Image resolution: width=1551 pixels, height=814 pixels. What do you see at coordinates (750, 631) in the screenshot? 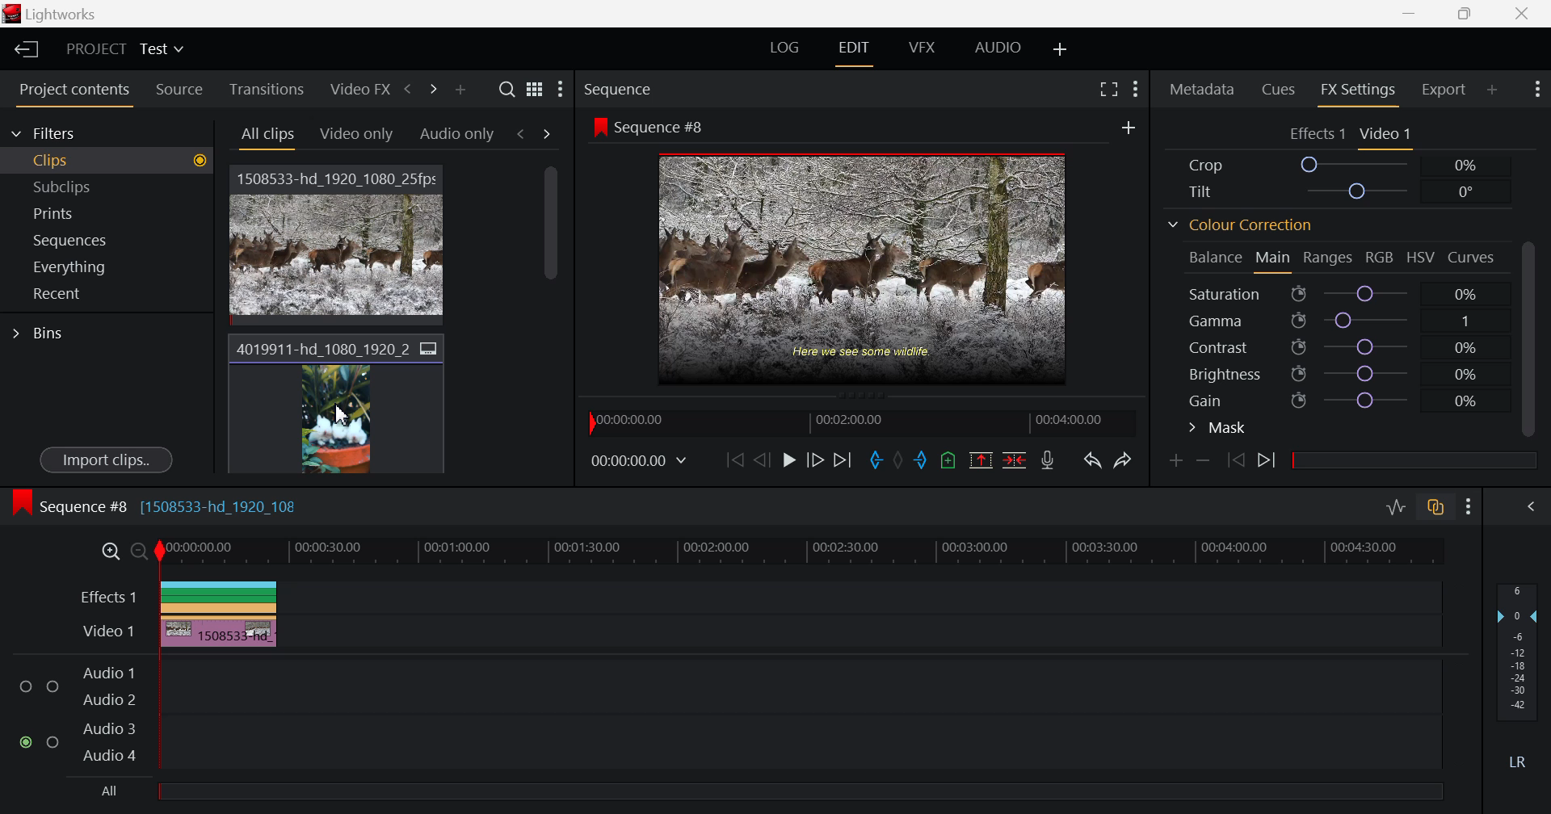
I see `Video Layer` at bounding box center [750, 631].